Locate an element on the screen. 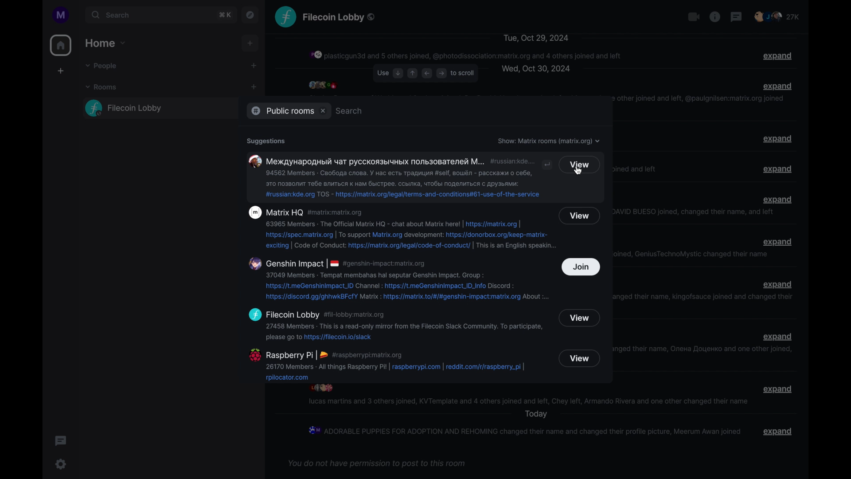 This screenshot has width=851, height=479. expand is located at coordinates (778, 169).